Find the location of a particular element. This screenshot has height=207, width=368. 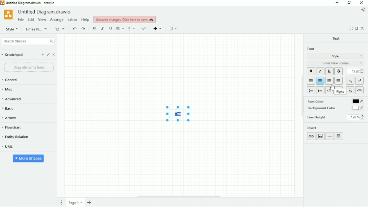

Center is located at coordinates (320, 81).